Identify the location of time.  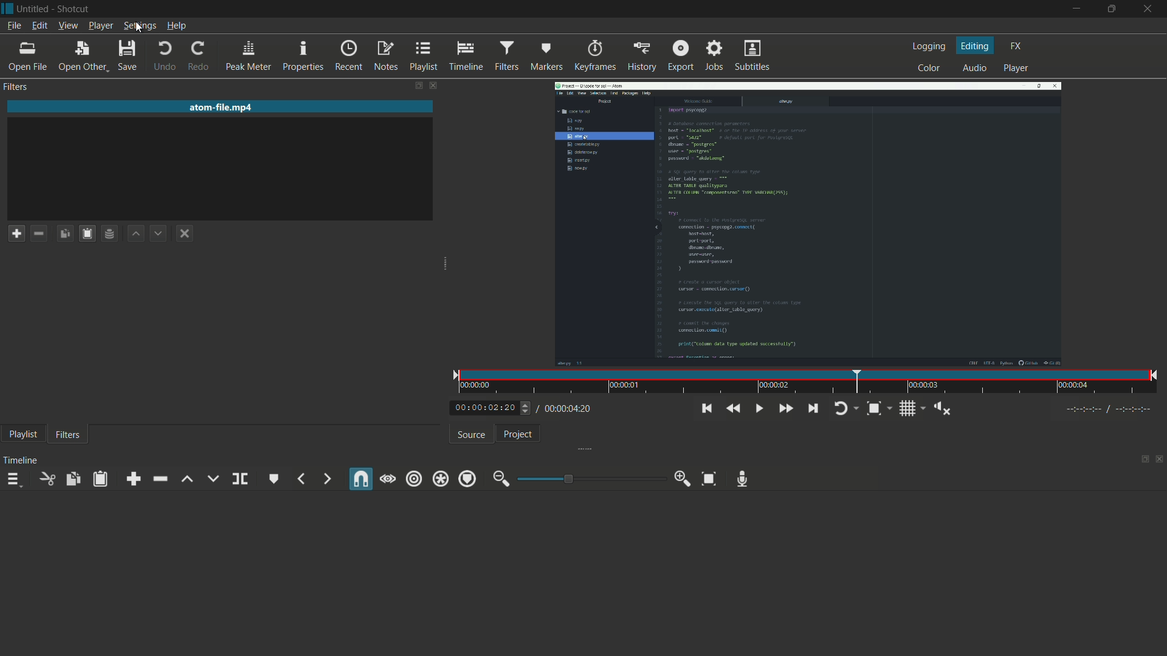
(811, 381).